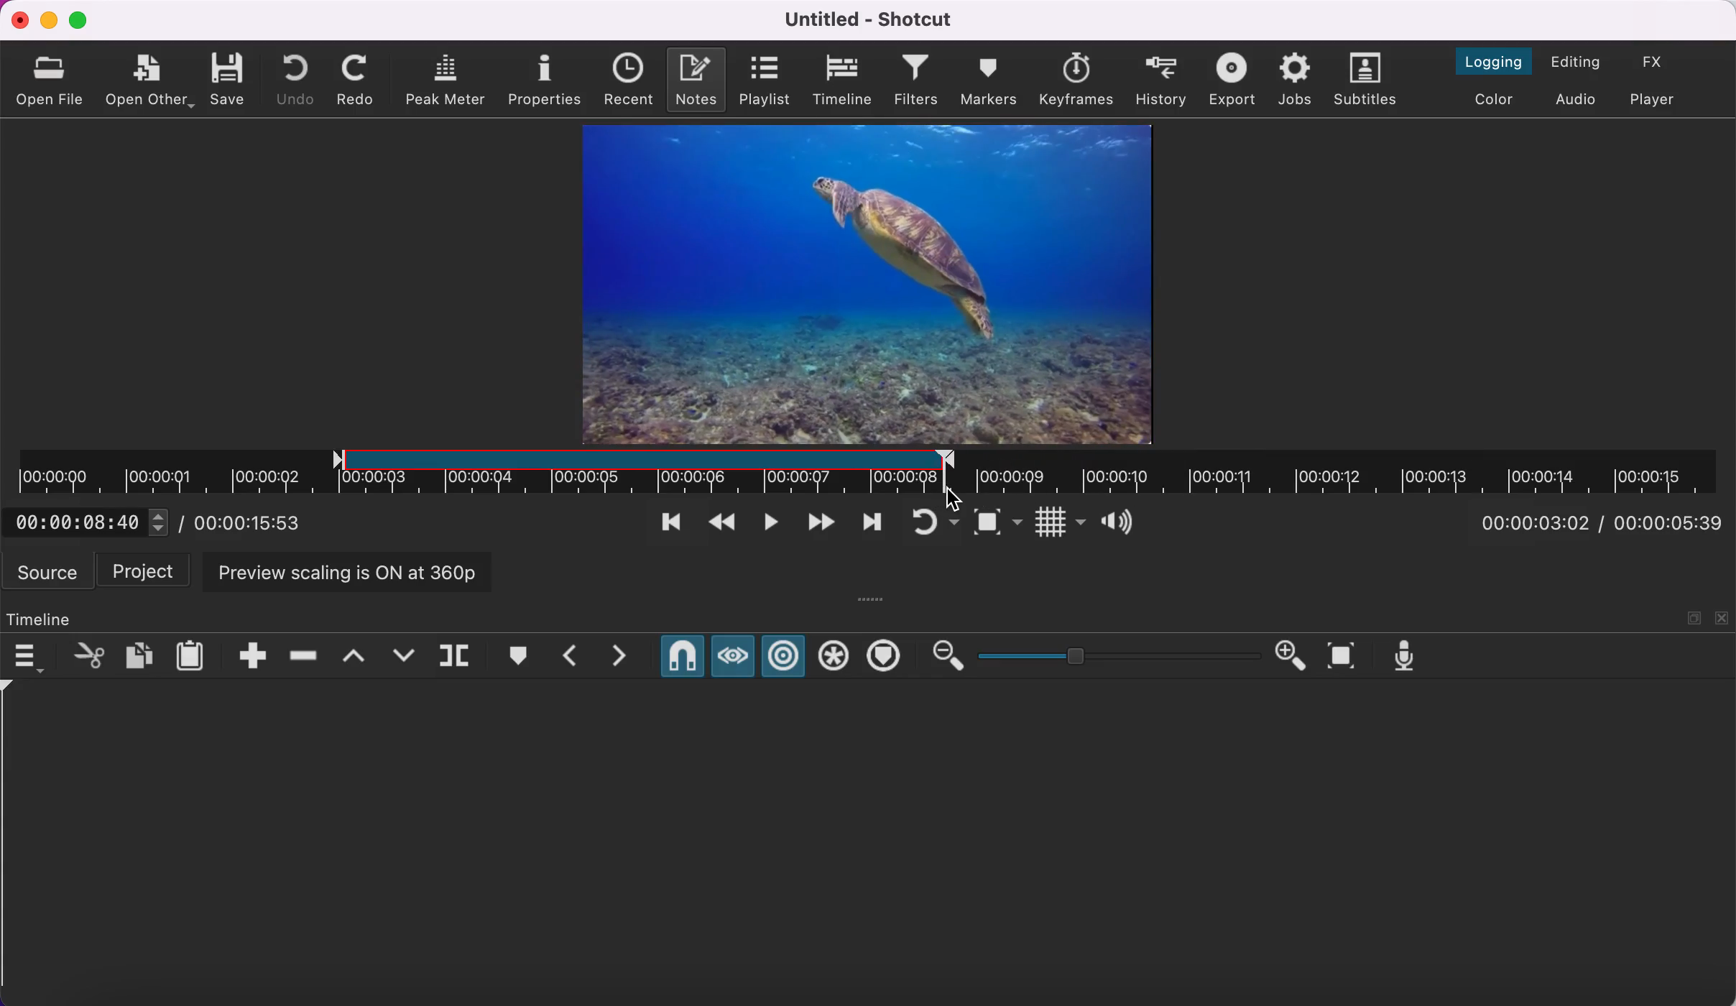 The image size is (1736, 1006). I want to click on zoom timeline to fit, so click(1347, 656).